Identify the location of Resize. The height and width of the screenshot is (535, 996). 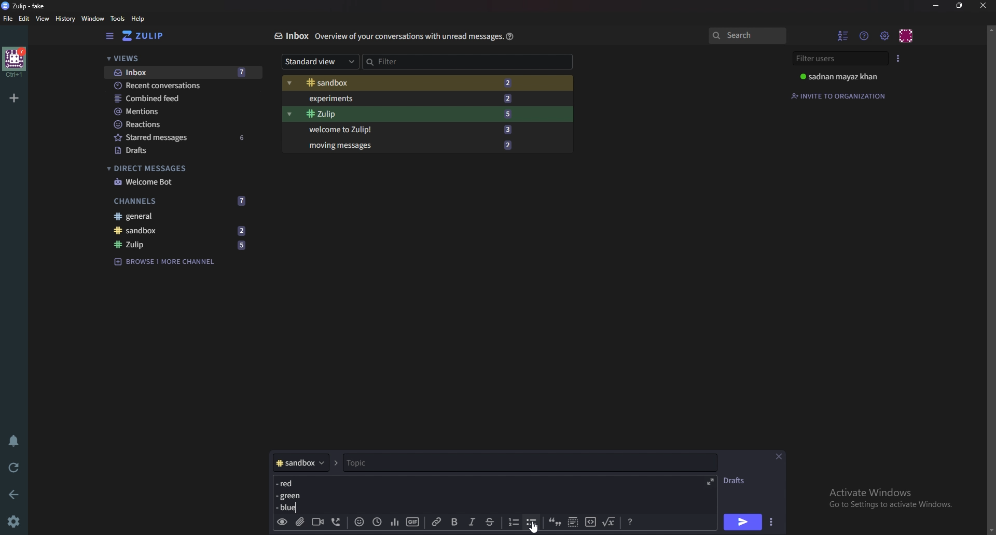
(961, 5).